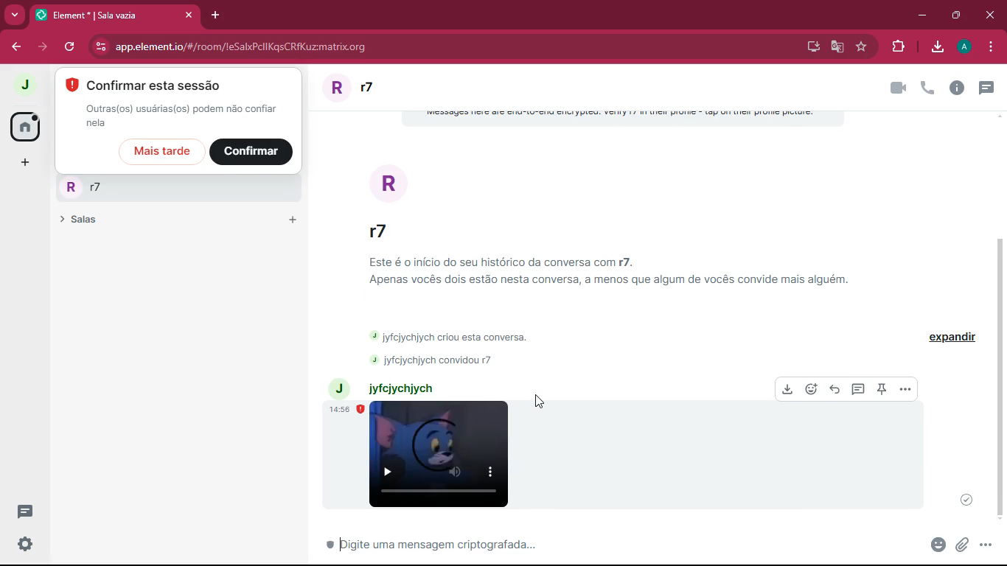  What do you see at coordinates (988, 47) in the screenshot?
I see `menu` at bounding box center [988, 47].